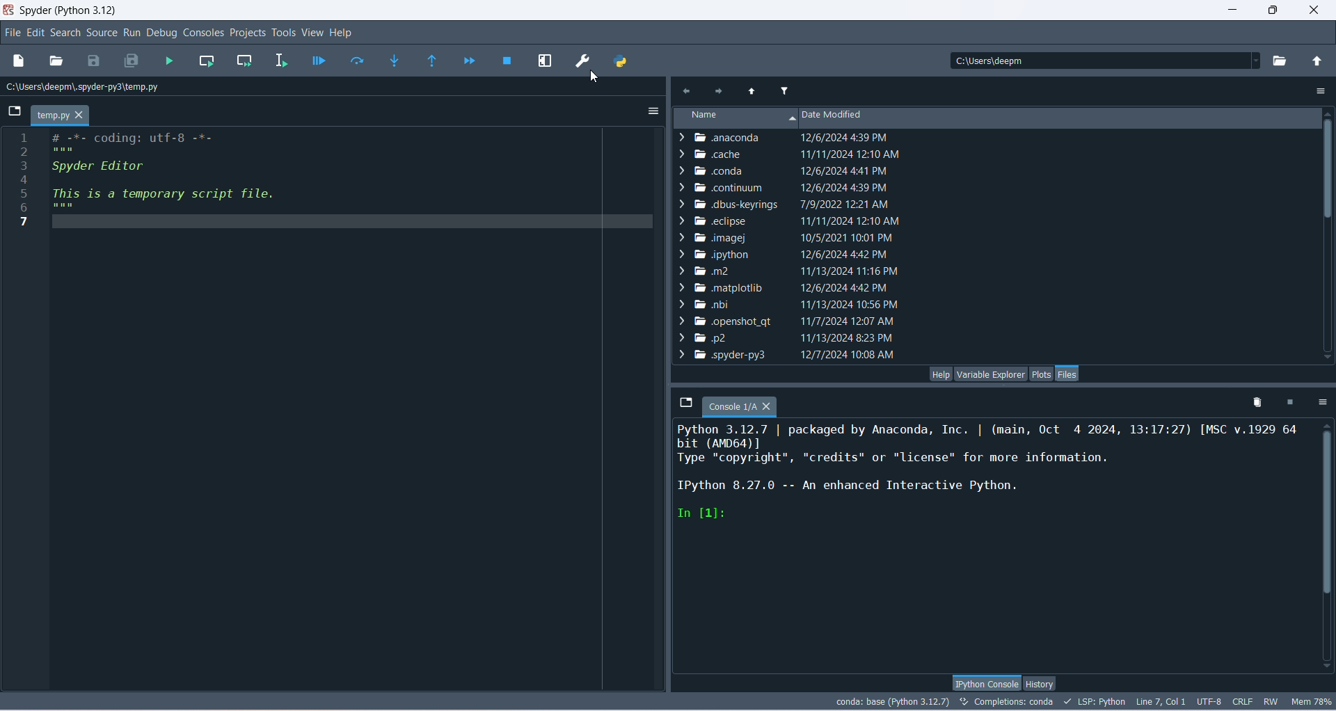  What do you see at coordinates (317, 62) in the screenshot?
I see `debug file` at bounding box center [317, 62].